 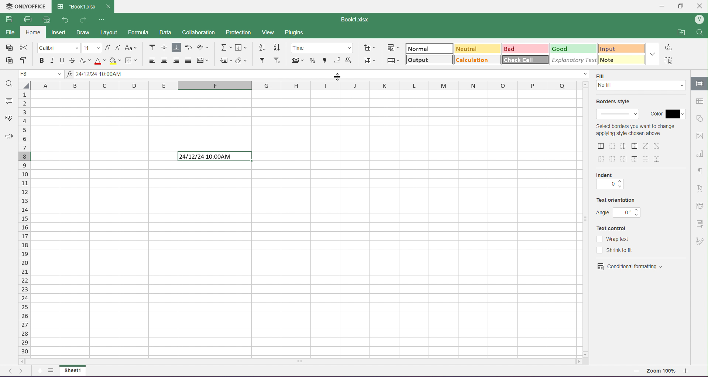 What do you see at coordinates (8, 100) in the screenshot?
I see `Comments` at bounding box center [8, 100].